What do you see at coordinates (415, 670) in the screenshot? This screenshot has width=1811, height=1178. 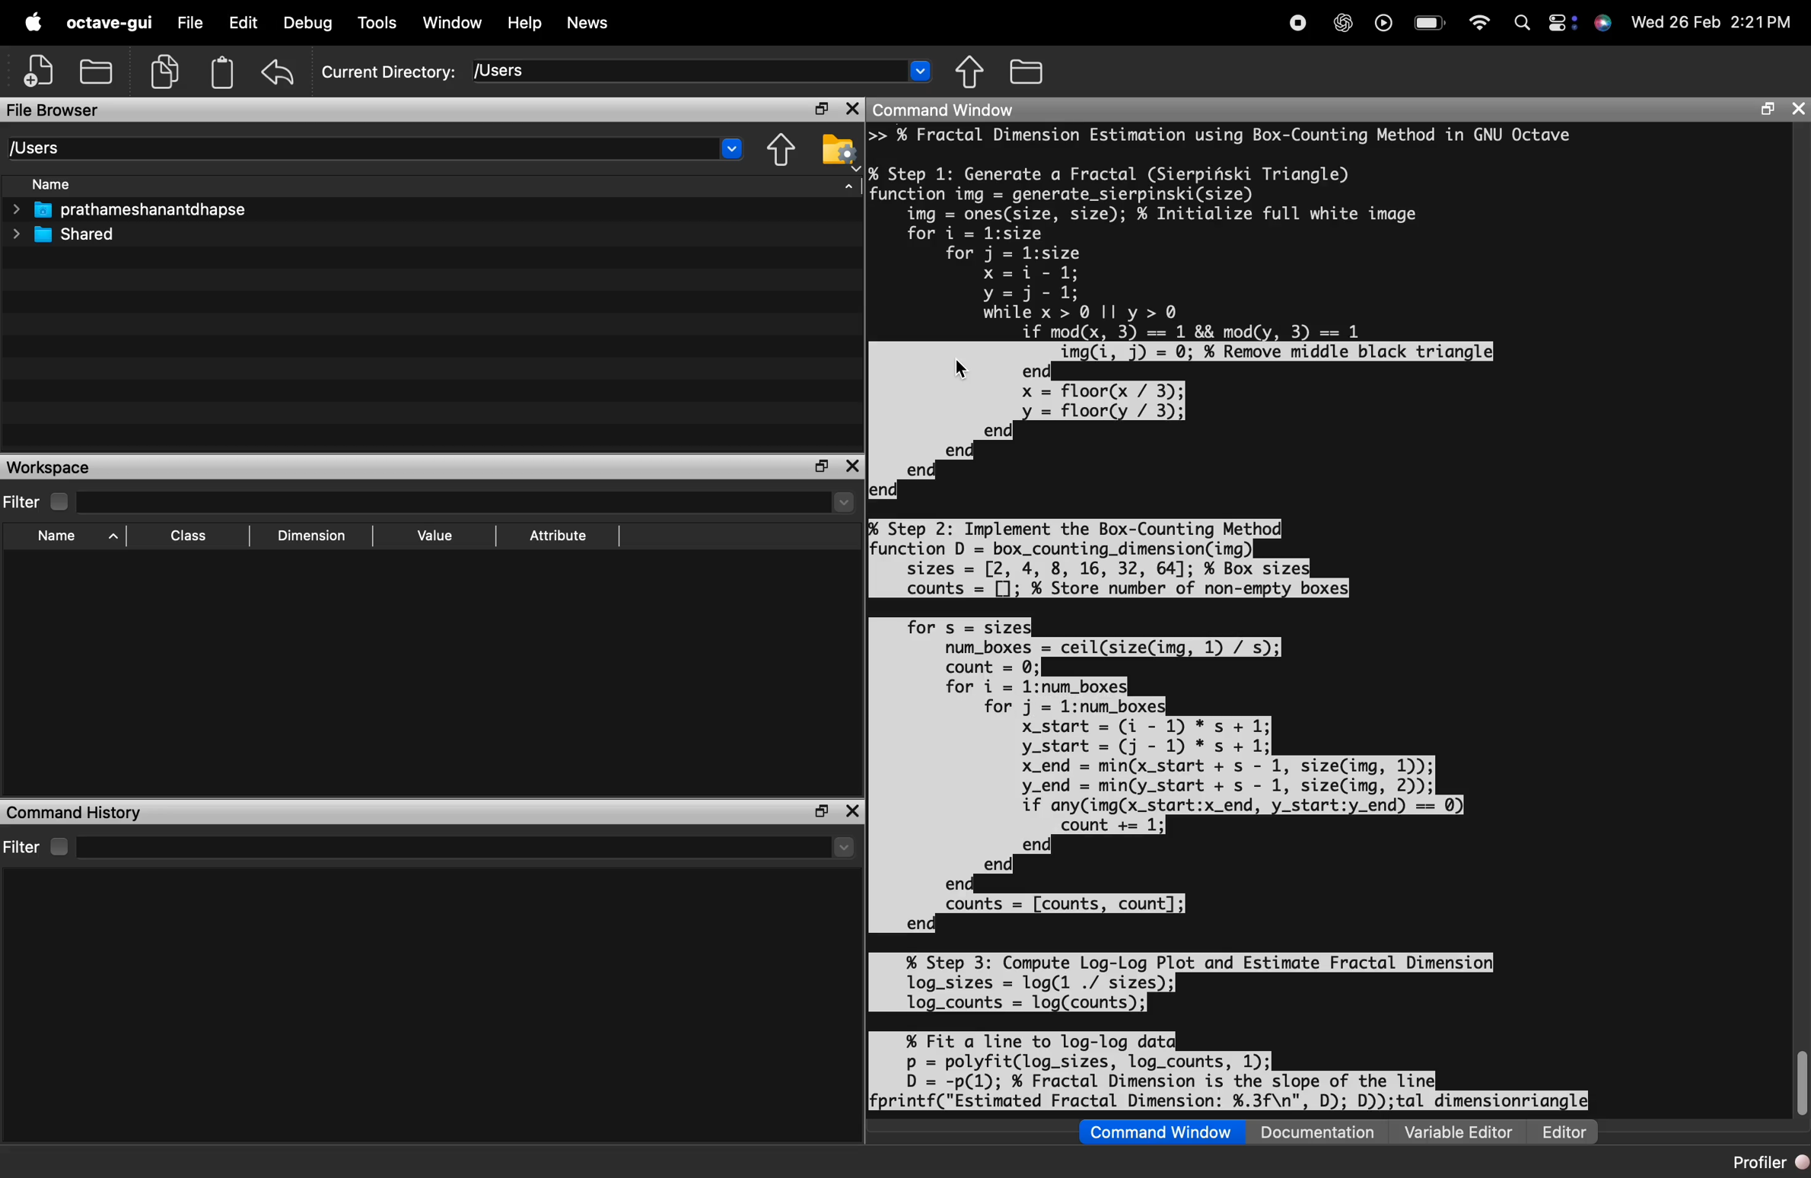 I see `empty workspace` at bounding box center [415, 670].